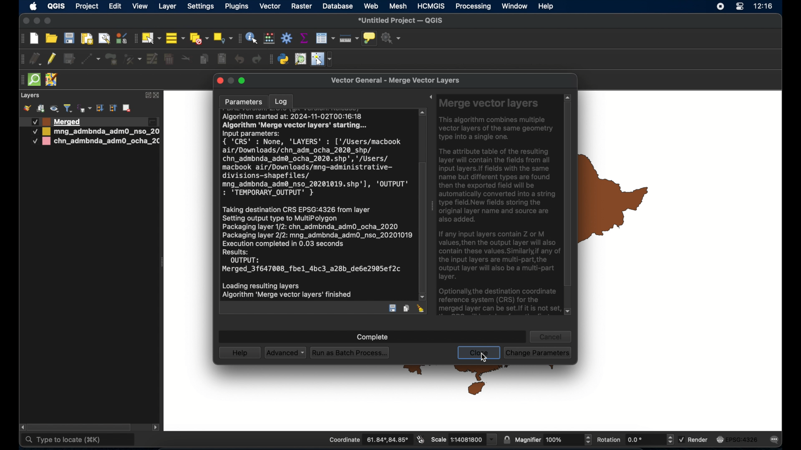  Describe the element at coordinates (69, 39) in the screenshot. I see `save project` at that location.